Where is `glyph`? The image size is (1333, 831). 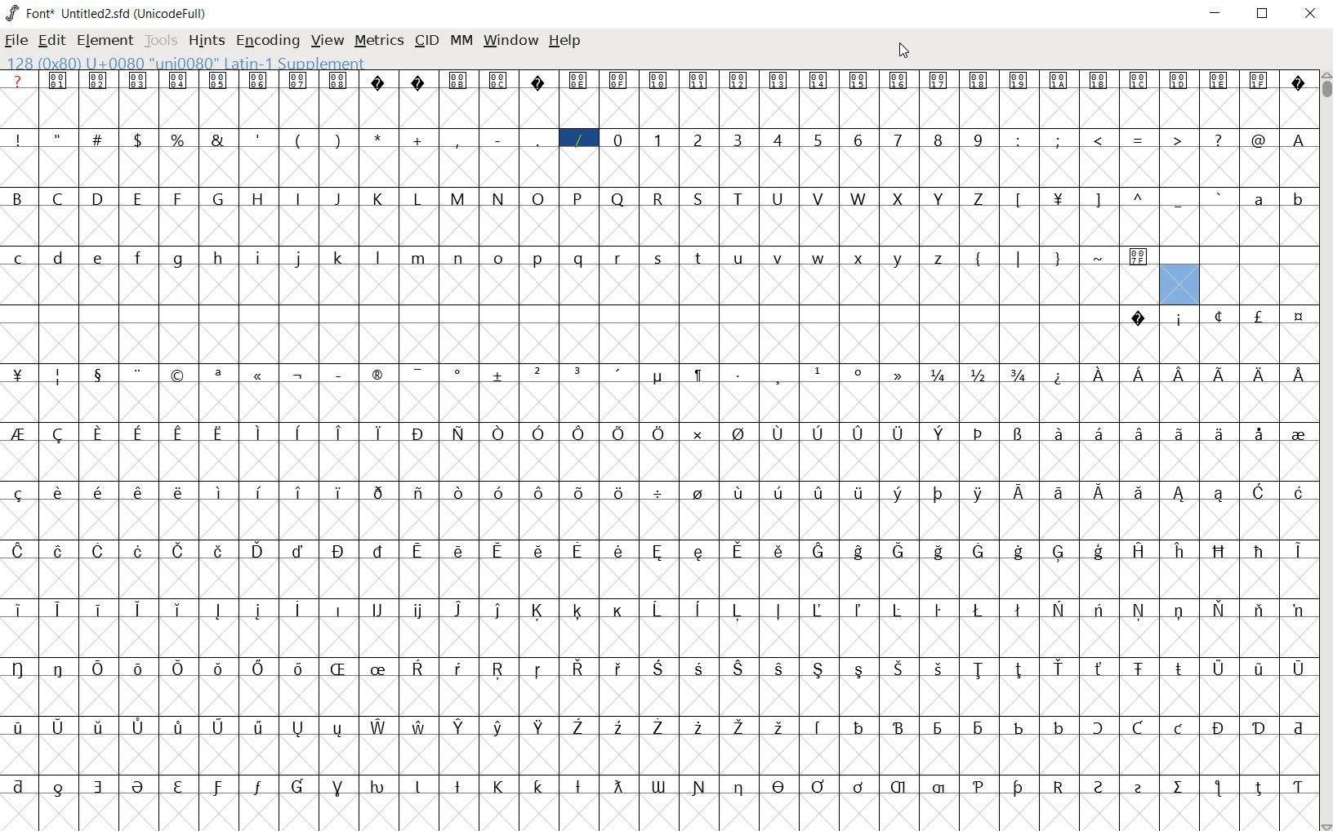
glyph is located at coordinates (617, 140).